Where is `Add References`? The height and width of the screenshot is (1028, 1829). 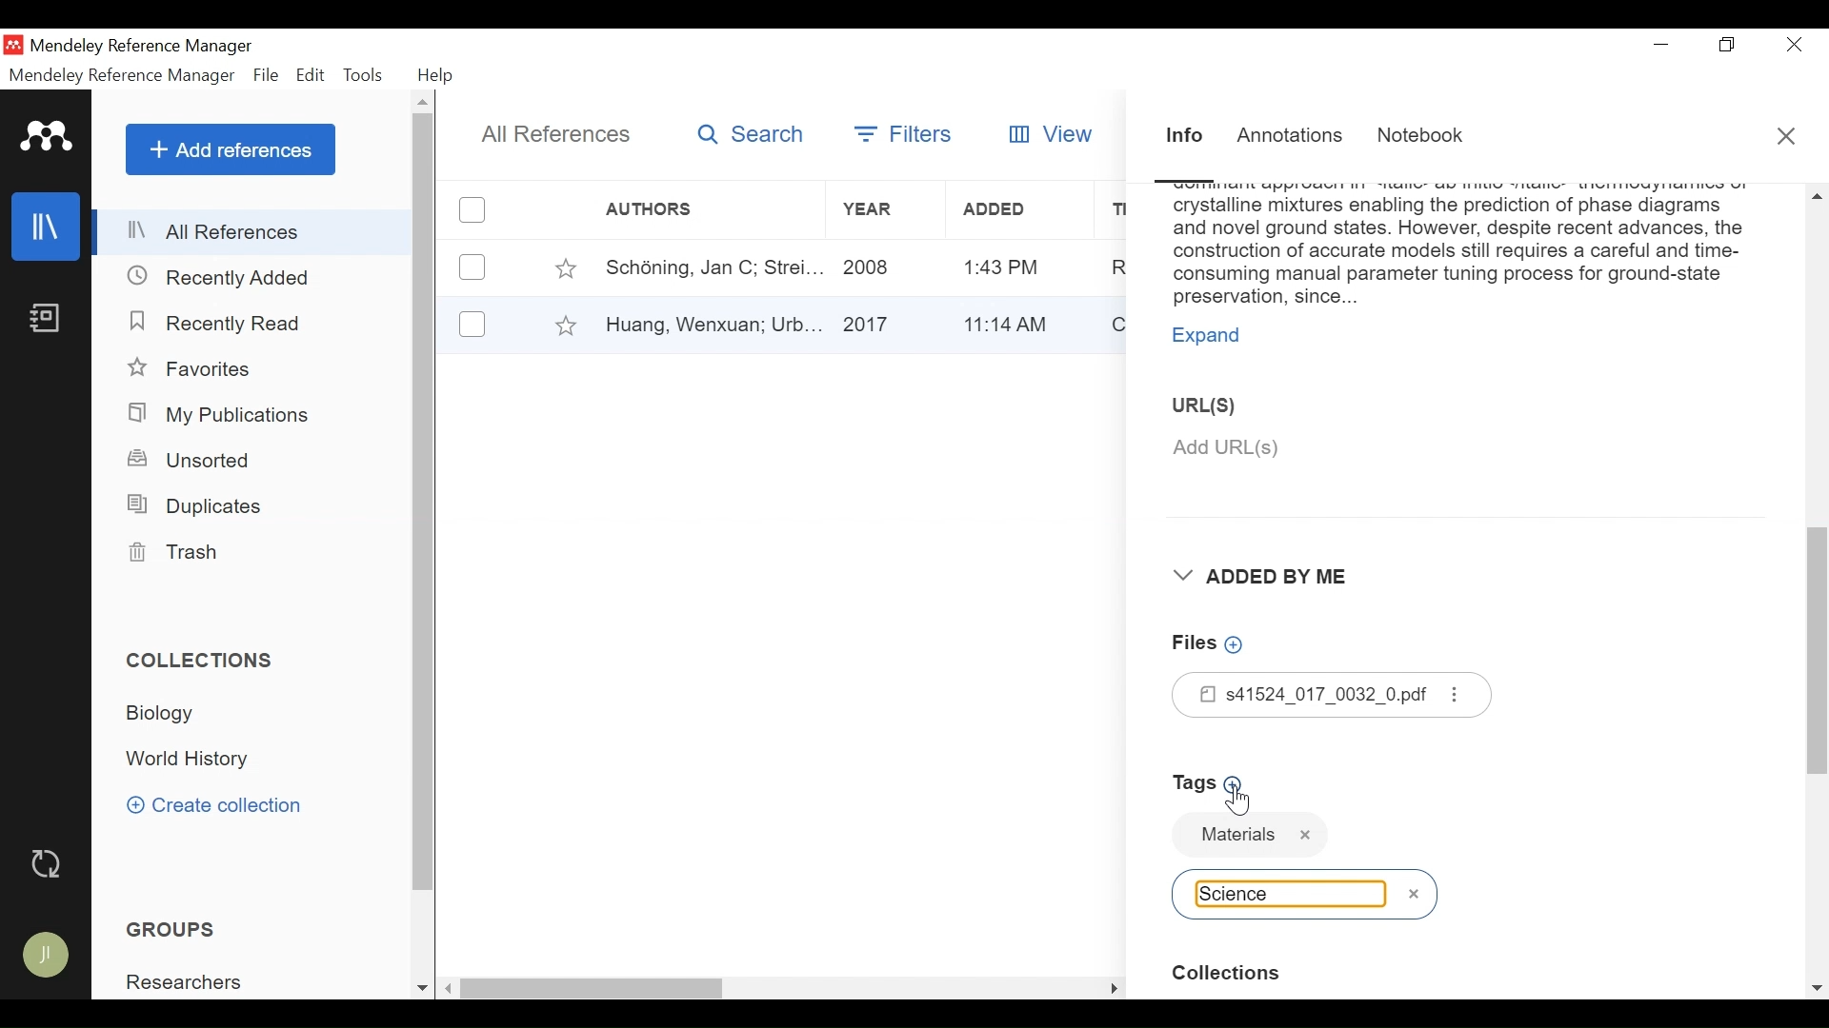 Add References is located at coordinates (231, 149).